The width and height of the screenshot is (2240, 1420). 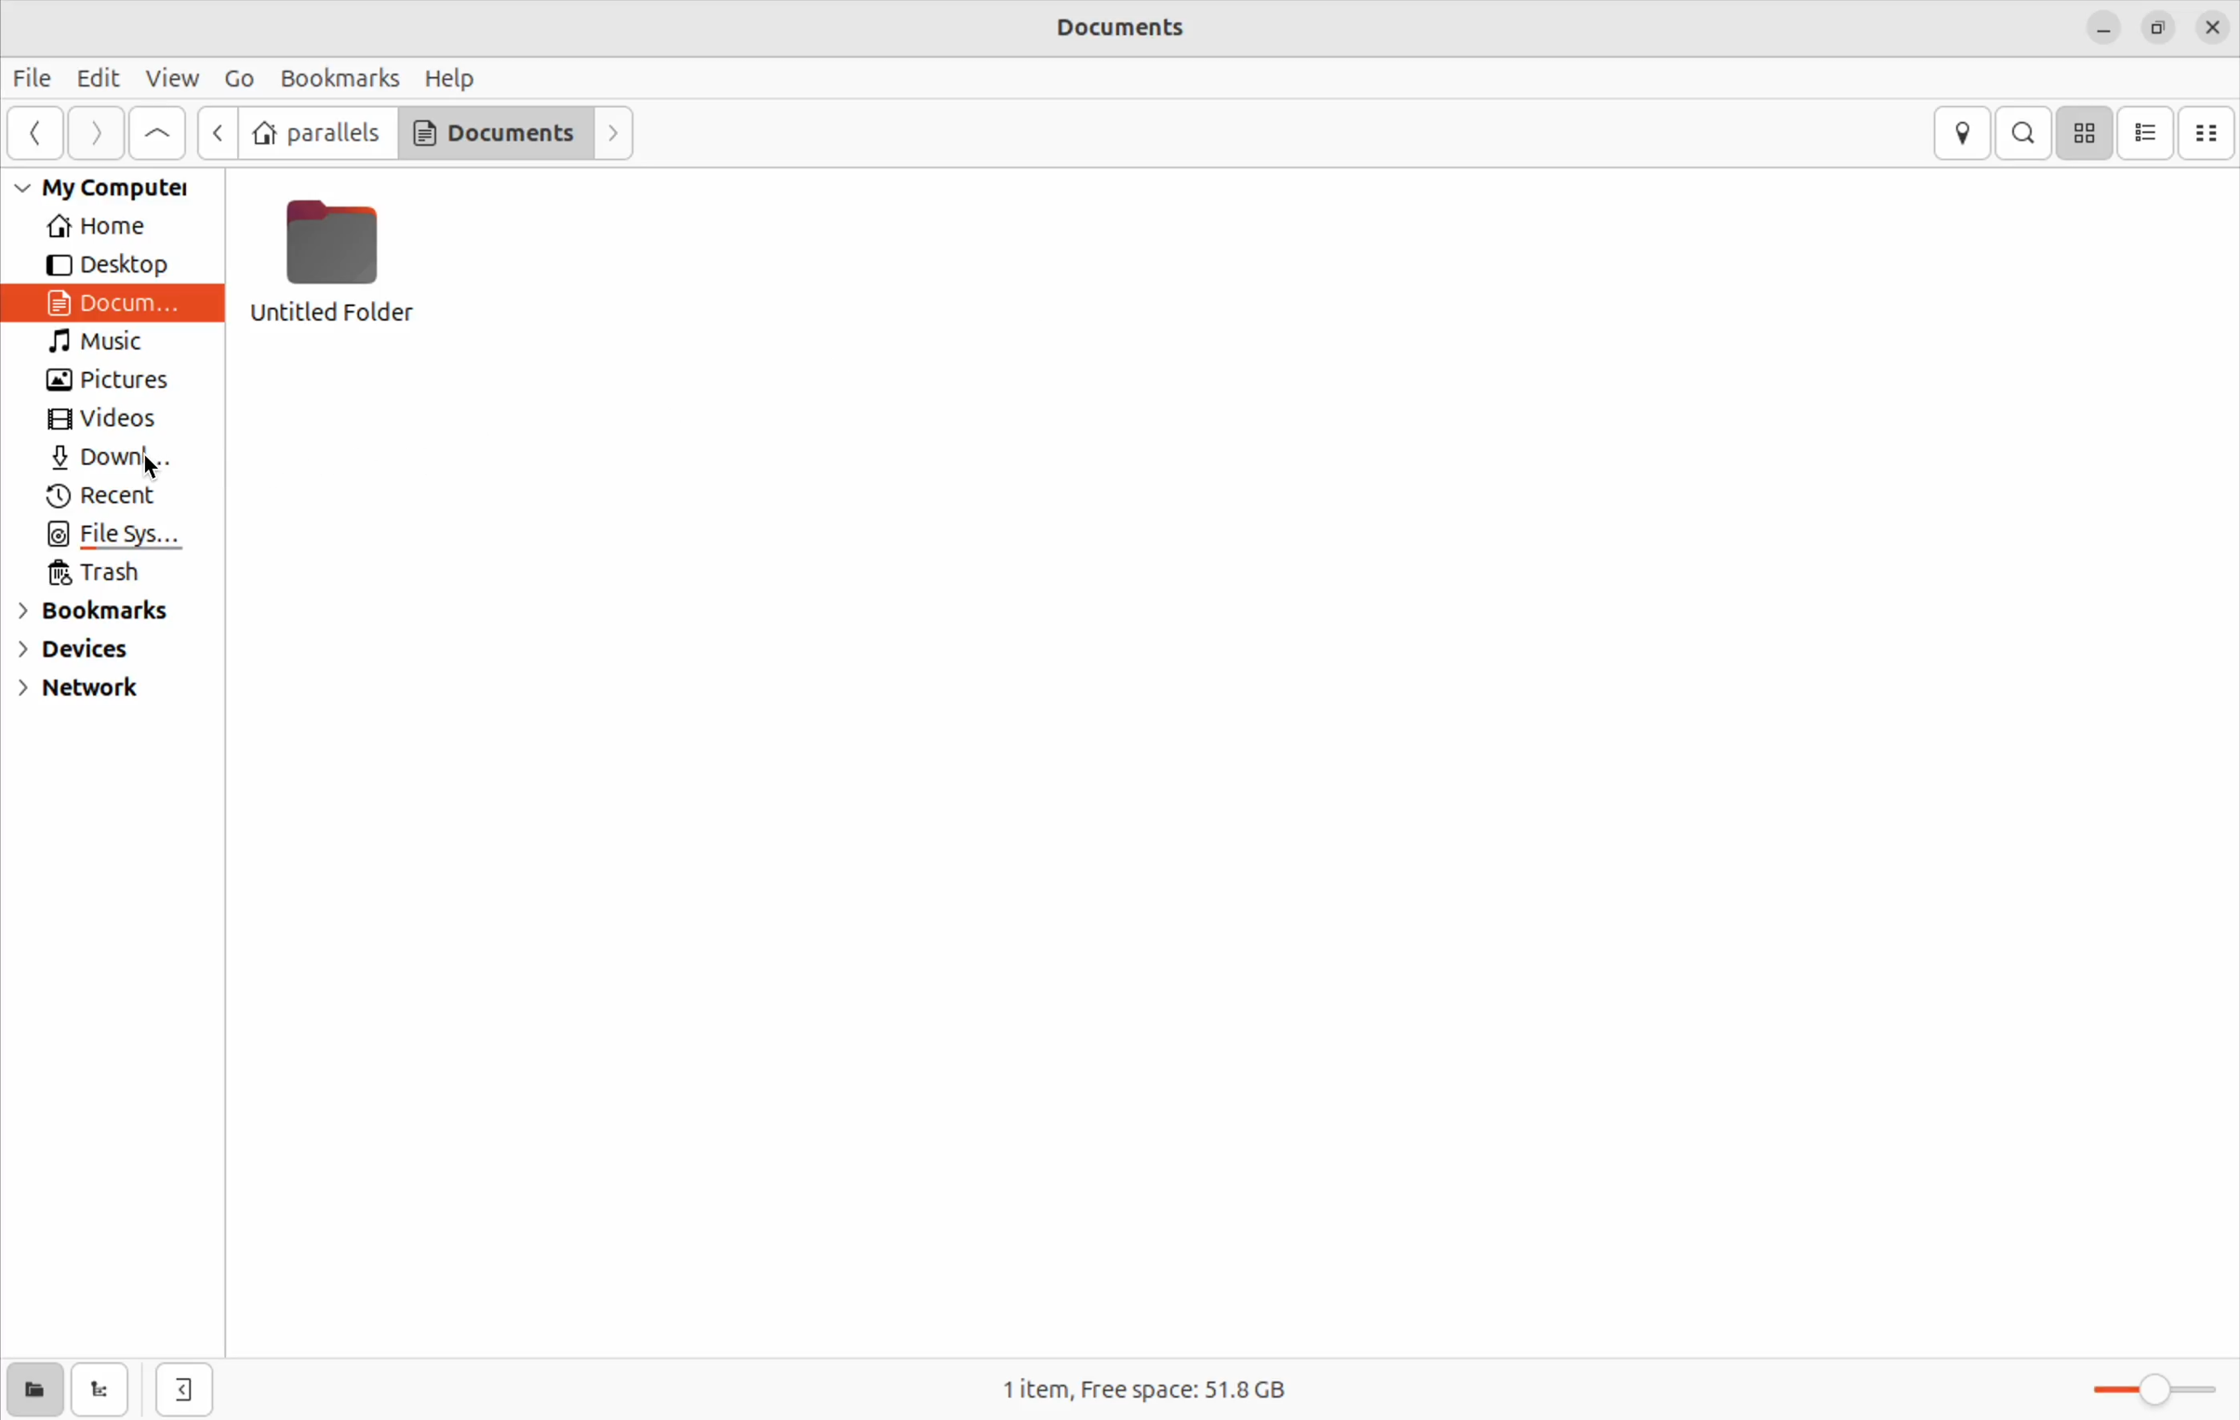 What do you see at coordinates (320, 134) in the screenshot?
I see `parallel` at bounding box center [320, 134].